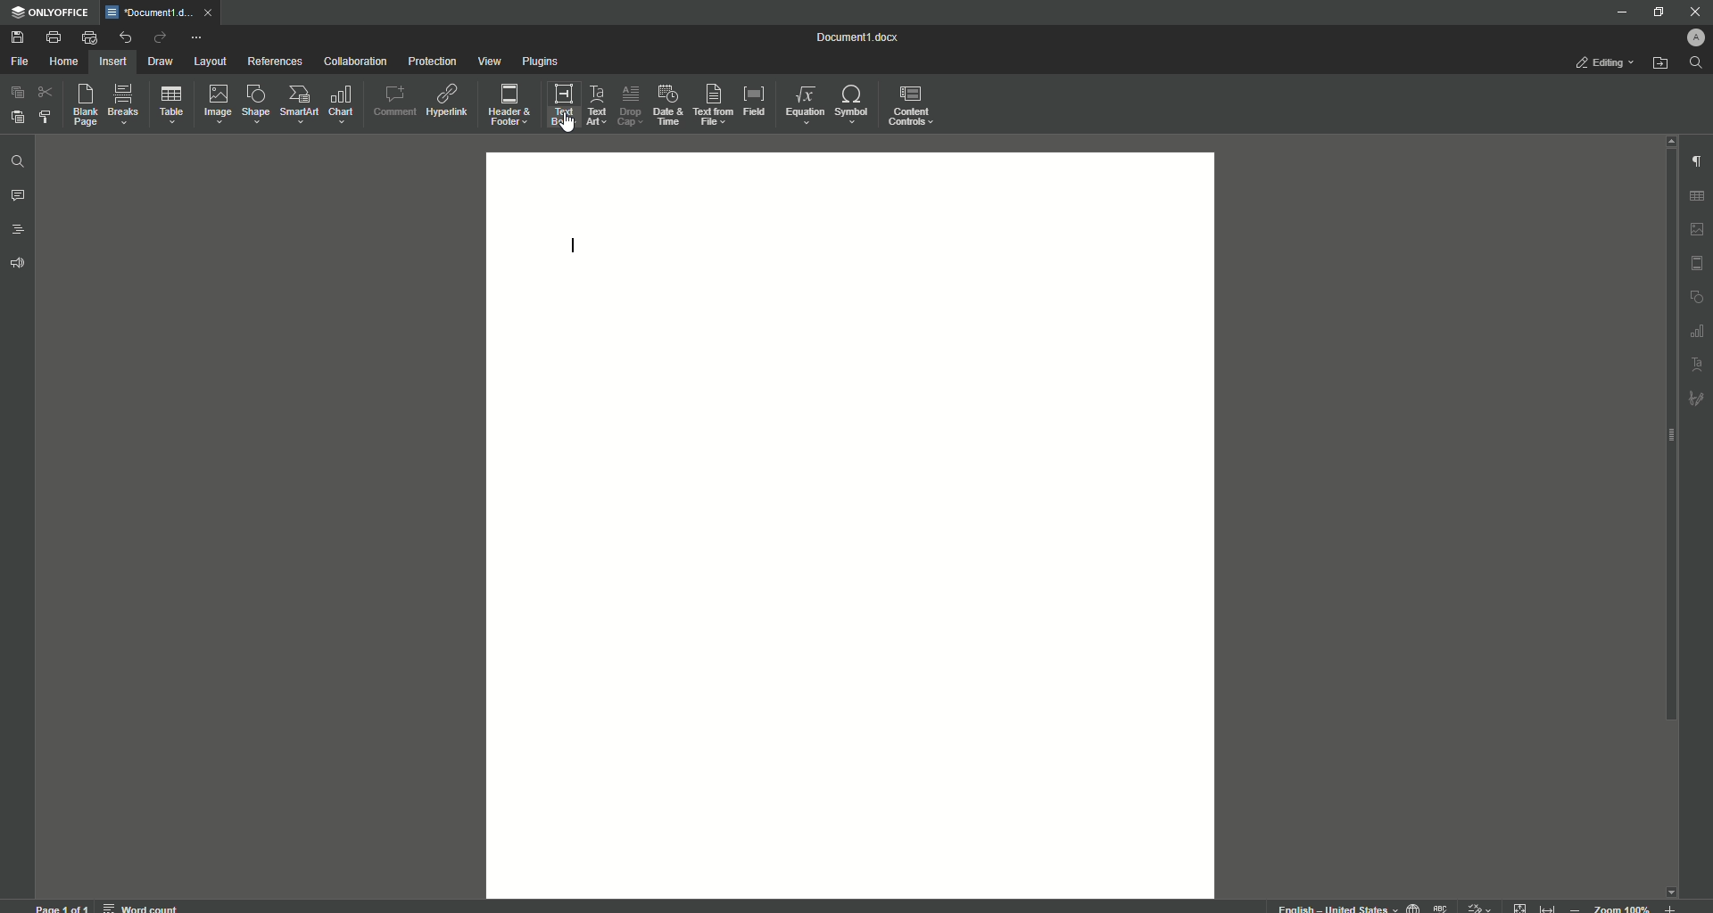 This screenshot has height=913, width=1713. I want to click on Collaboration, so click(355, 63).